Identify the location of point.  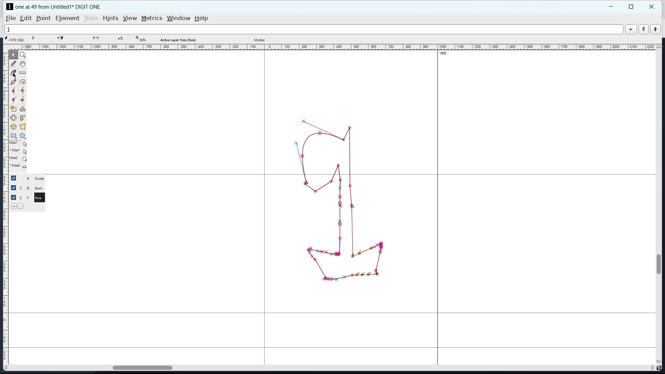
(44, 18).